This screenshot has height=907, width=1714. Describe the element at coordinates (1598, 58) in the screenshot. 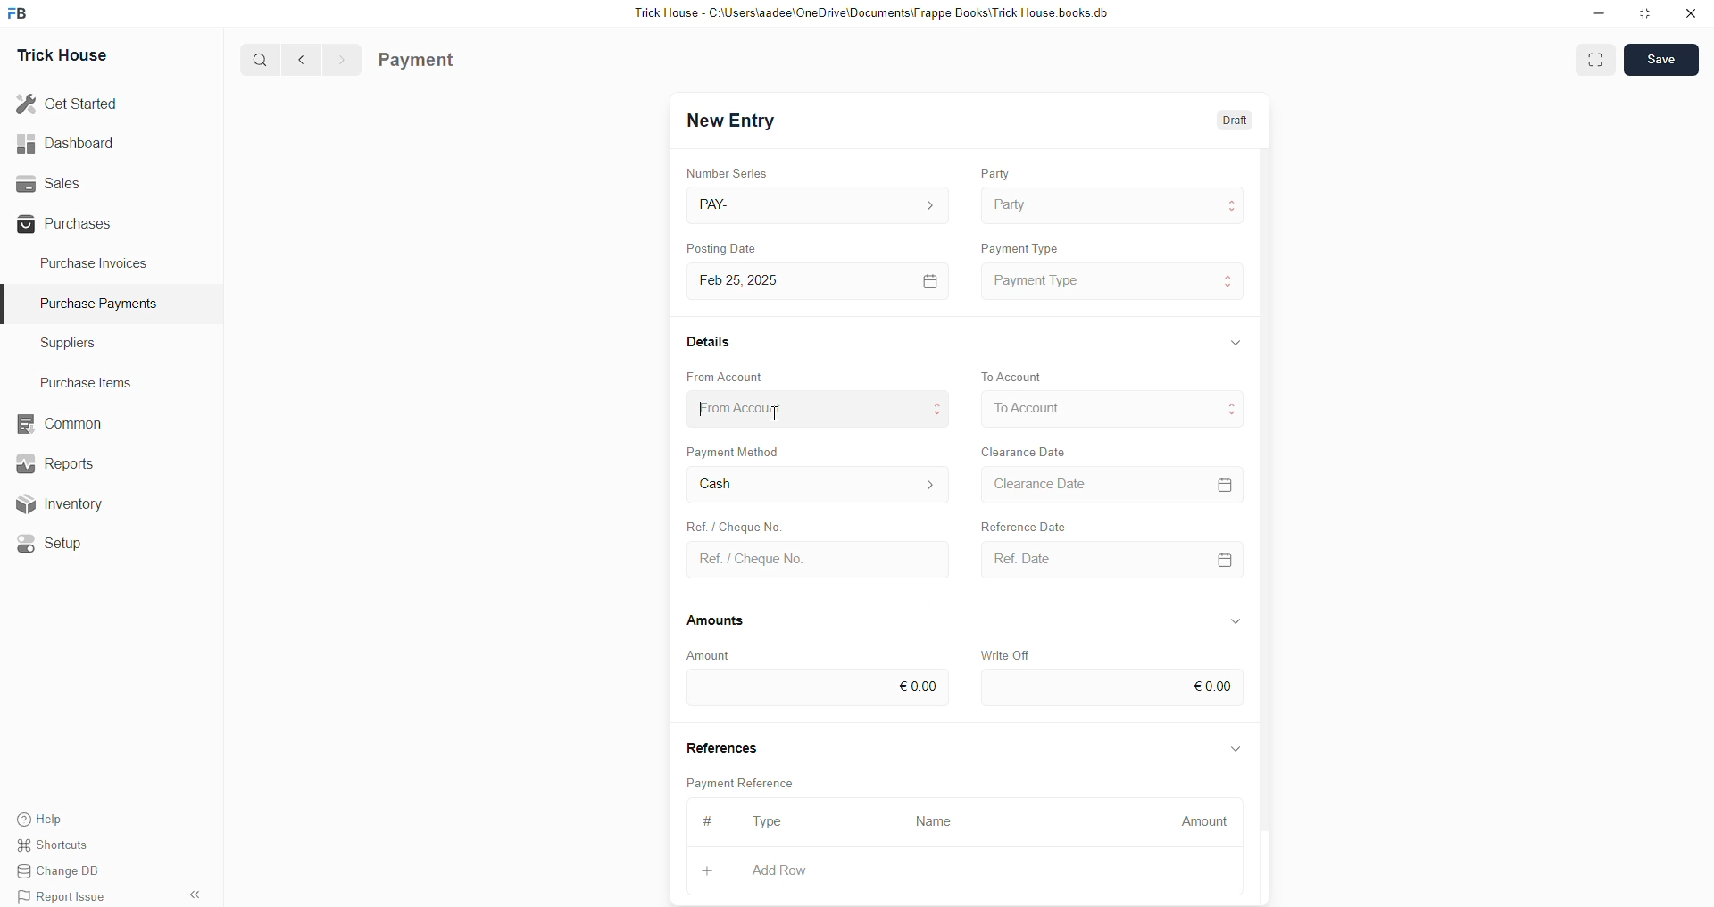

I see `EXPAND` at that location.